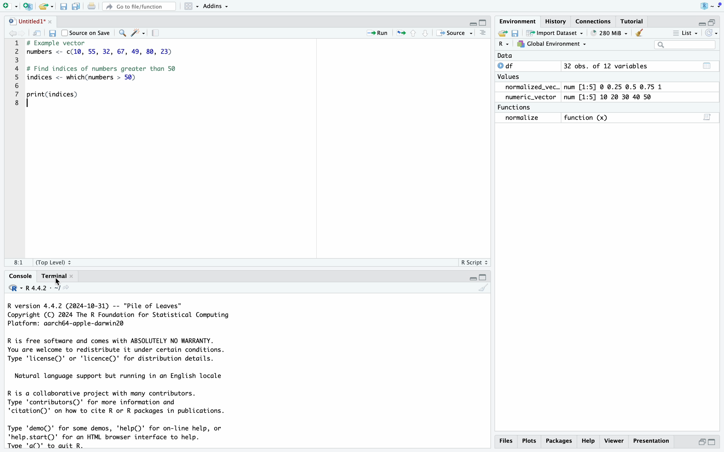  What do you see at coordinates (560, 440) in the screenshot?
I see `packages` at bounding box center [560, 440].